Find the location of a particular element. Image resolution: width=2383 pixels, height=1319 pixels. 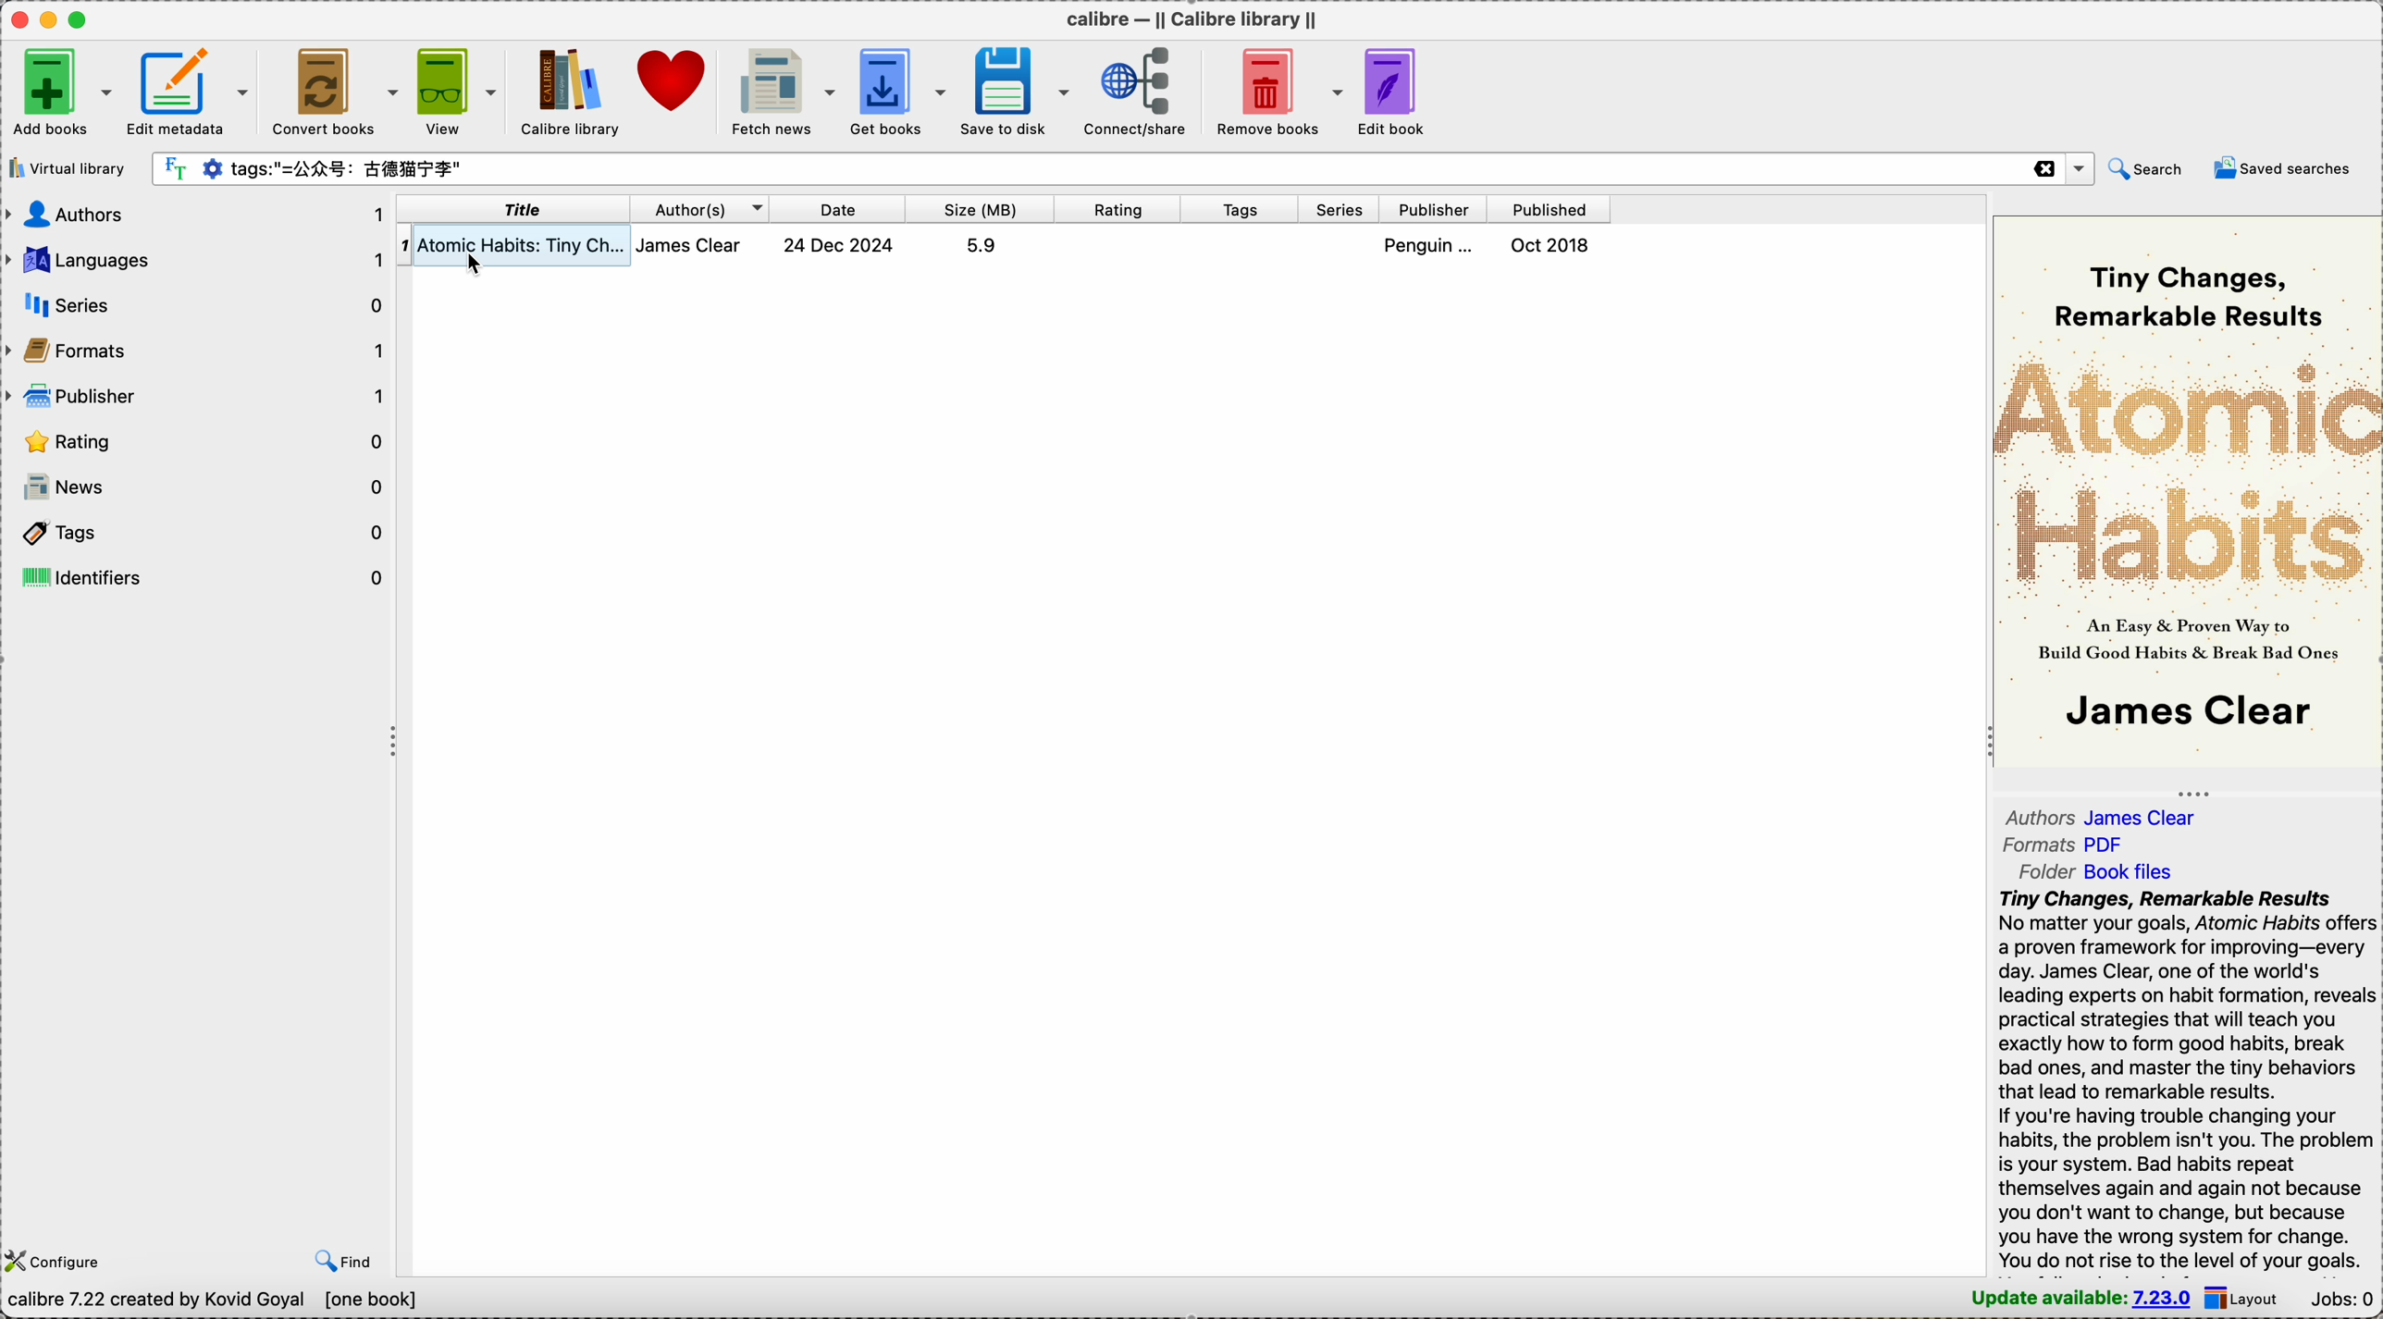

series is located at coordinates (195, 304).